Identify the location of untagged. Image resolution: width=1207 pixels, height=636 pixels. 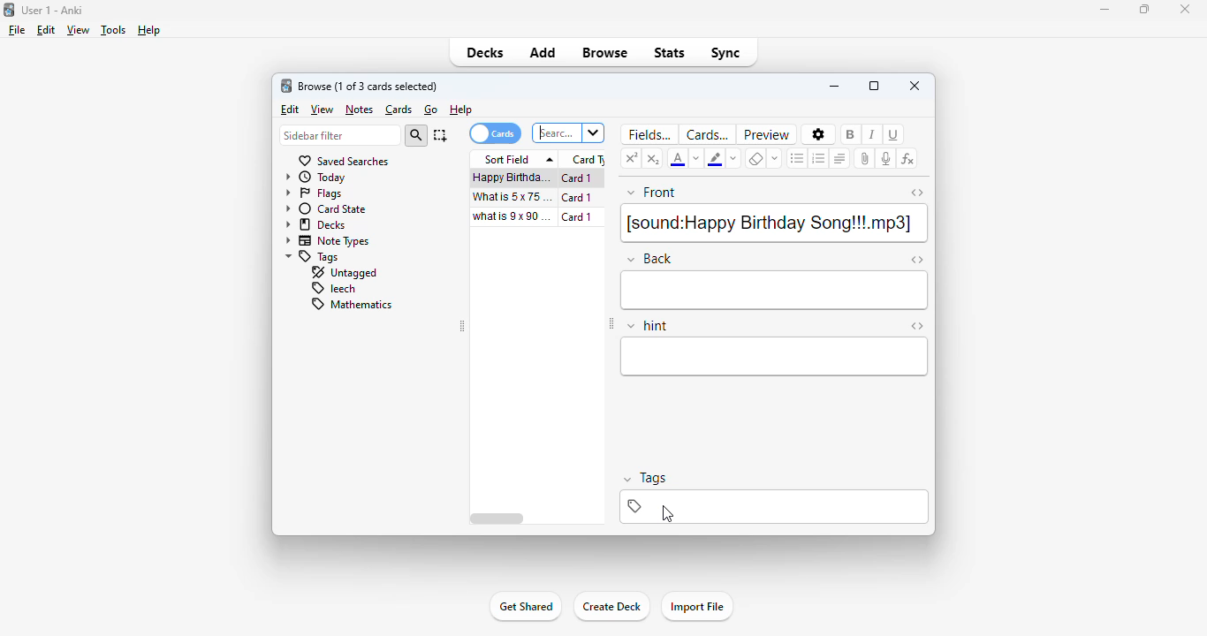
(343, 273).